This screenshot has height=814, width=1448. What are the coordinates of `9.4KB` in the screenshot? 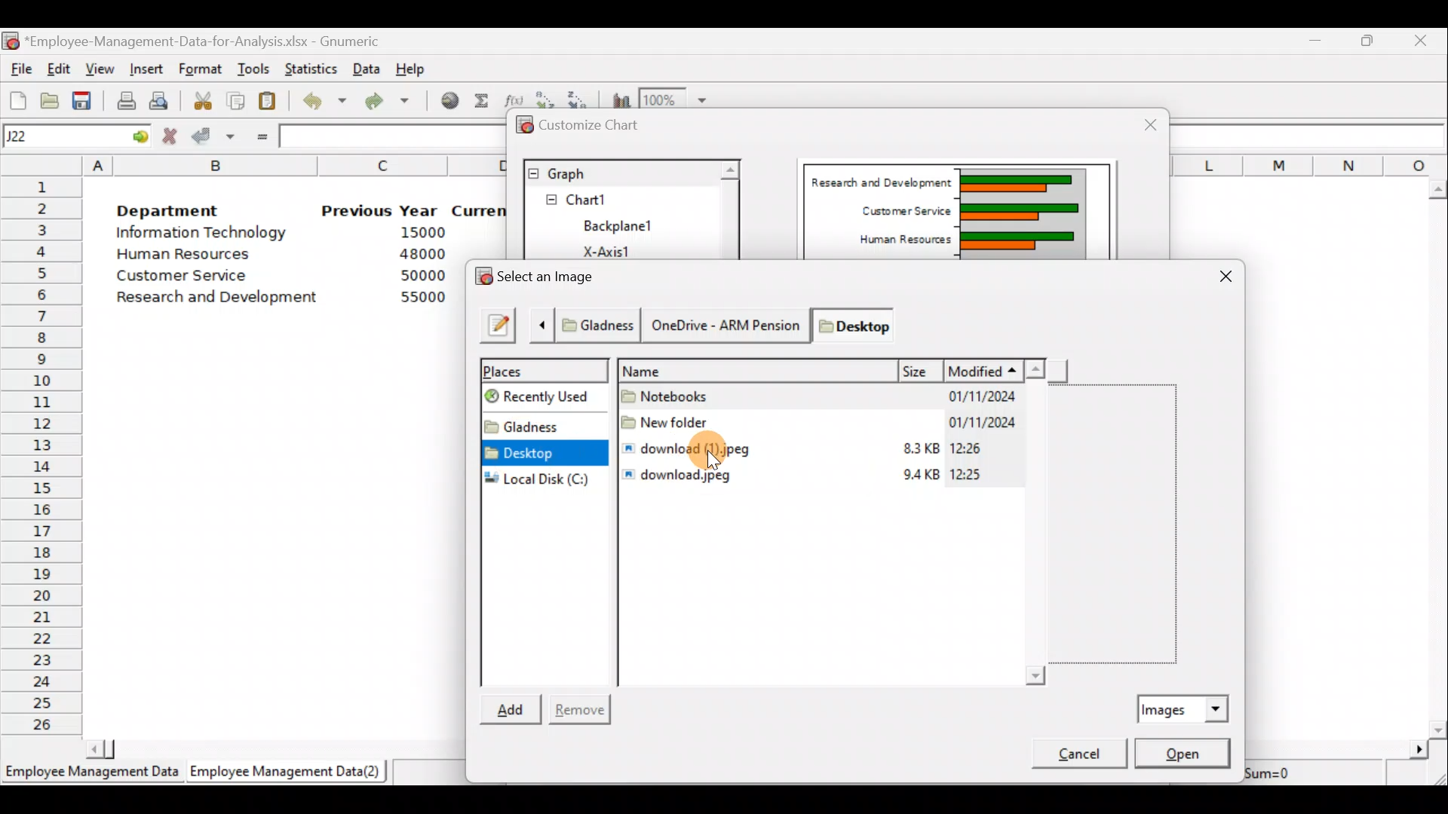 It's located at (918, 476).